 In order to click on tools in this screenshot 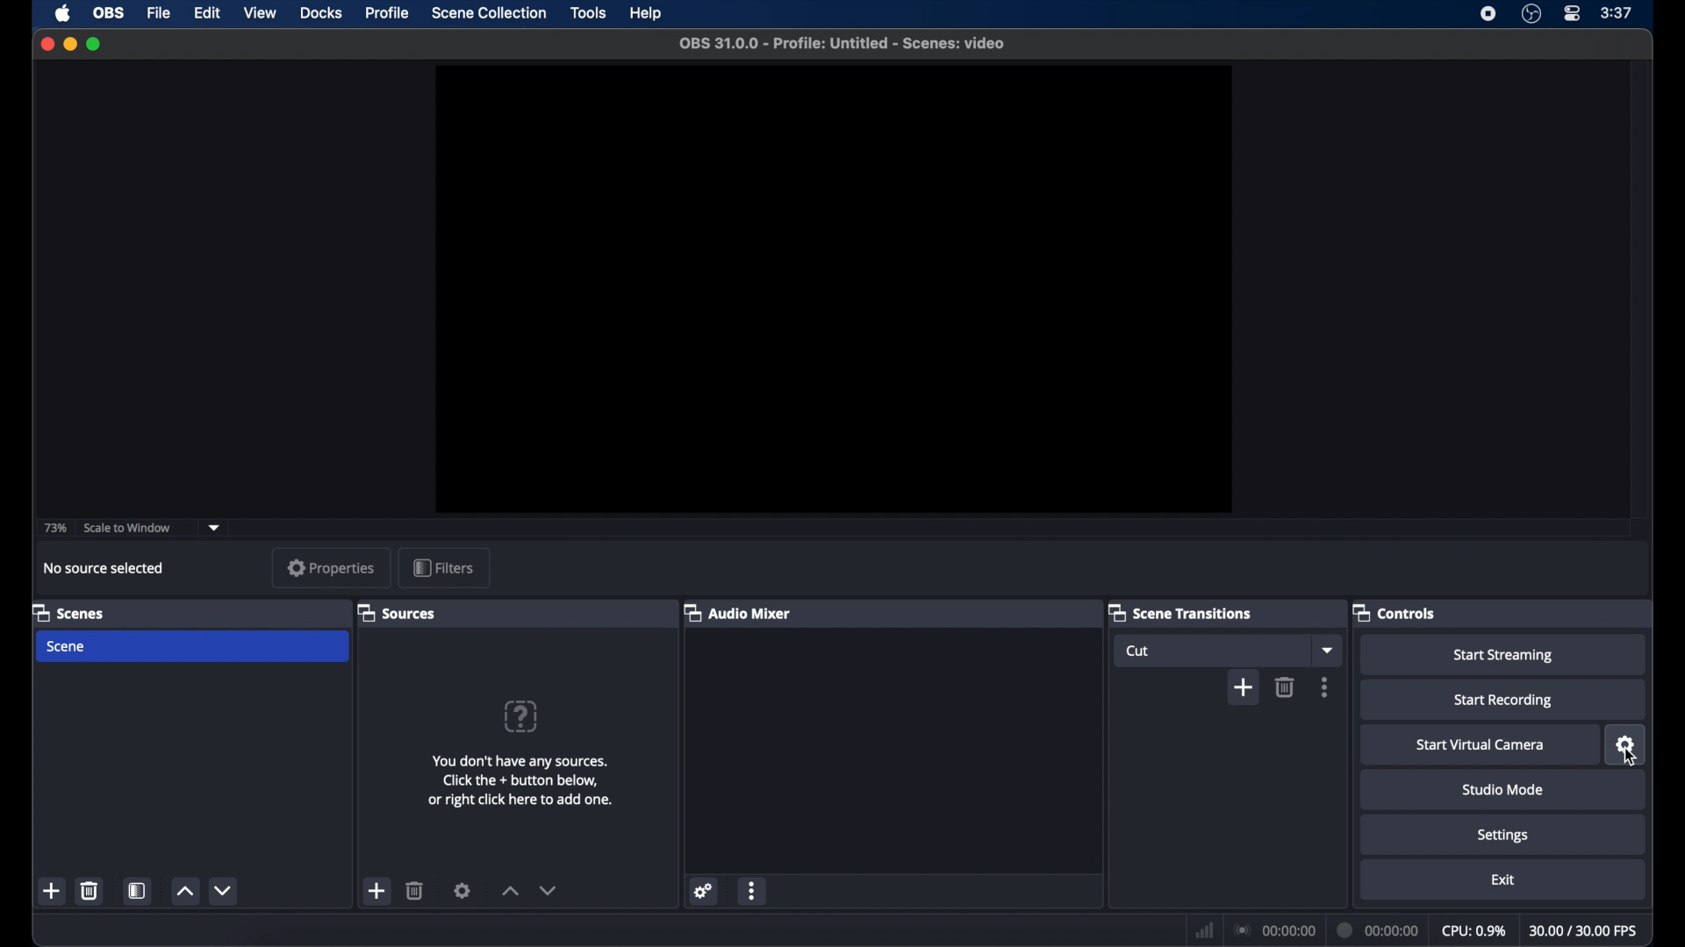, I will do `click(588, 12)`.